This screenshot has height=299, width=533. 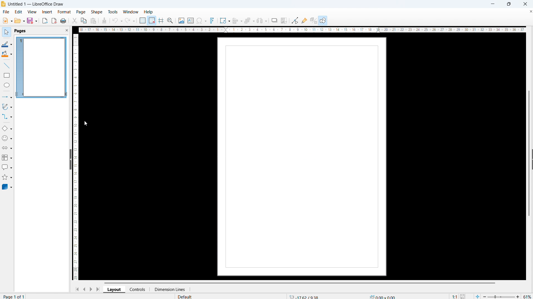 What do you see at coordinates (84, 289) in the screenshot?
I see `previous page` at bounding box center [84, 289].